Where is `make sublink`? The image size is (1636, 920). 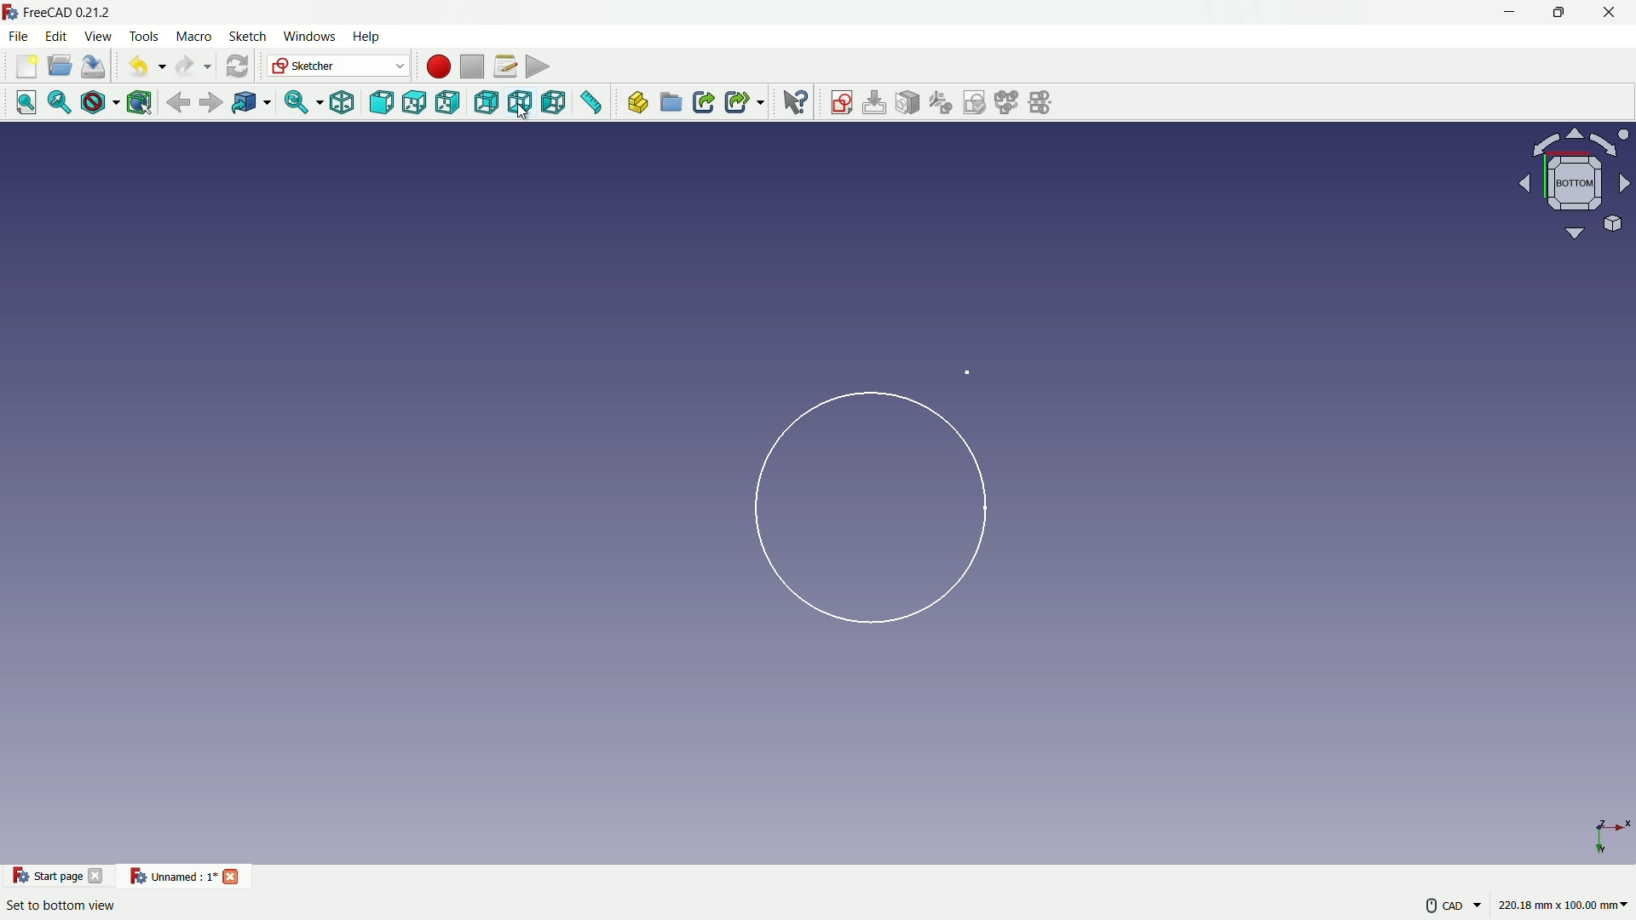 make sublink is located at coordinates (744, 103).